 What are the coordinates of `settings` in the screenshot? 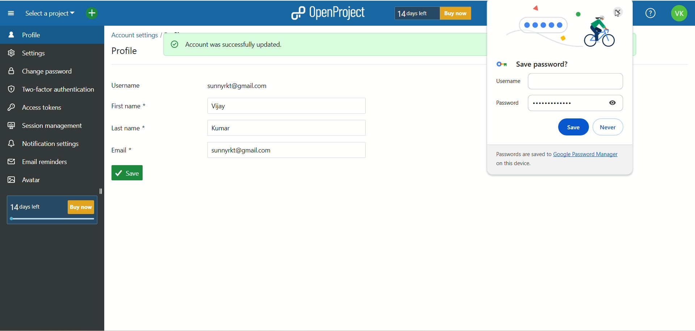 It's located at (27, 54).